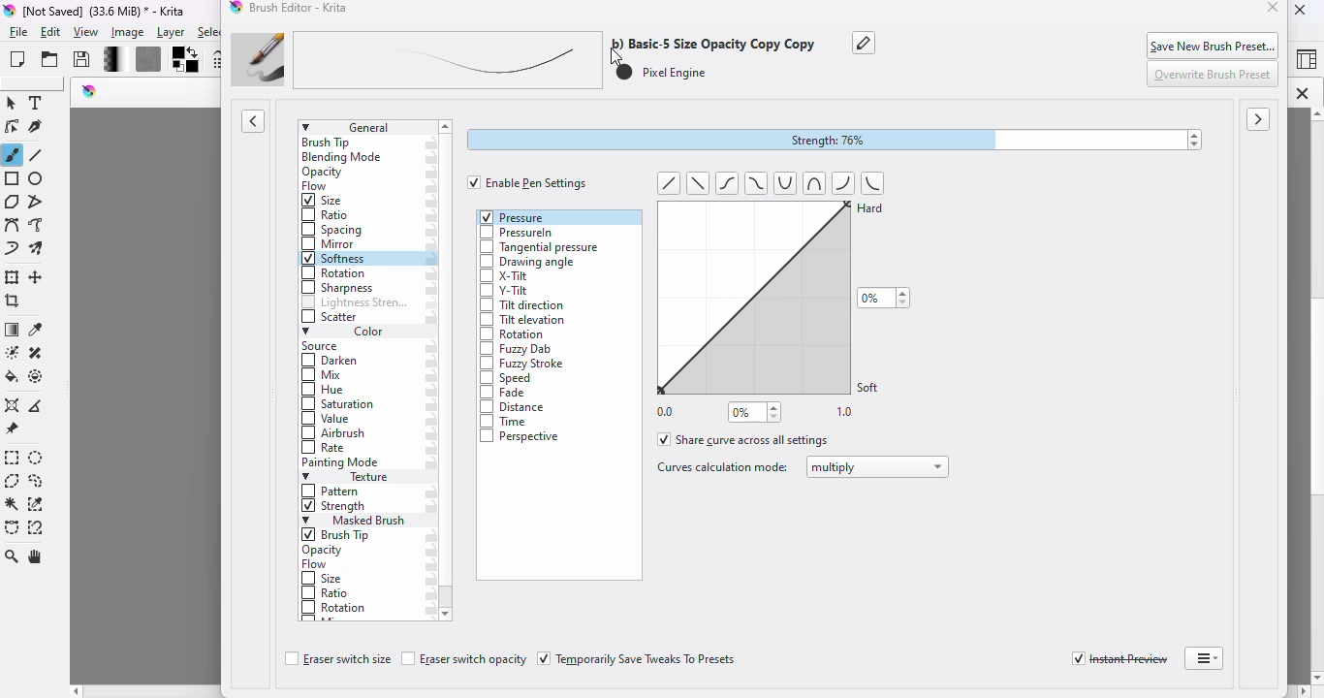 Image resolution: width=1324 pixels, height=698 pixels. Describe the element at coordinates (37, 225) in the screenshot. I see `freehand path tool` at that location.